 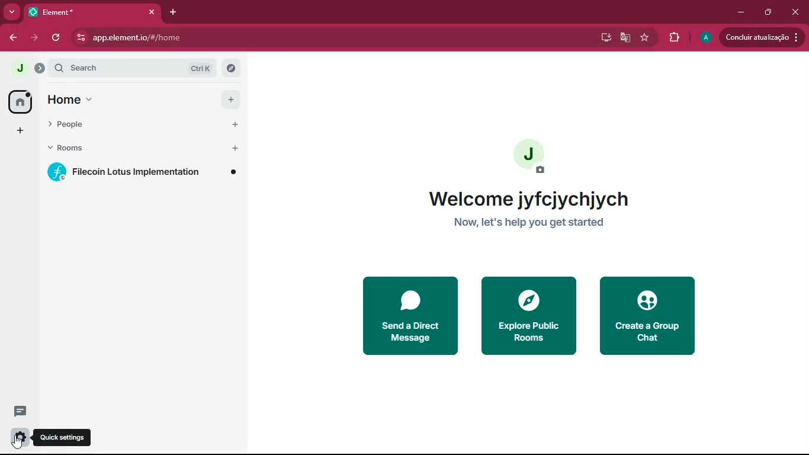 I want to click on quick settings, so click(x=21, y=437).